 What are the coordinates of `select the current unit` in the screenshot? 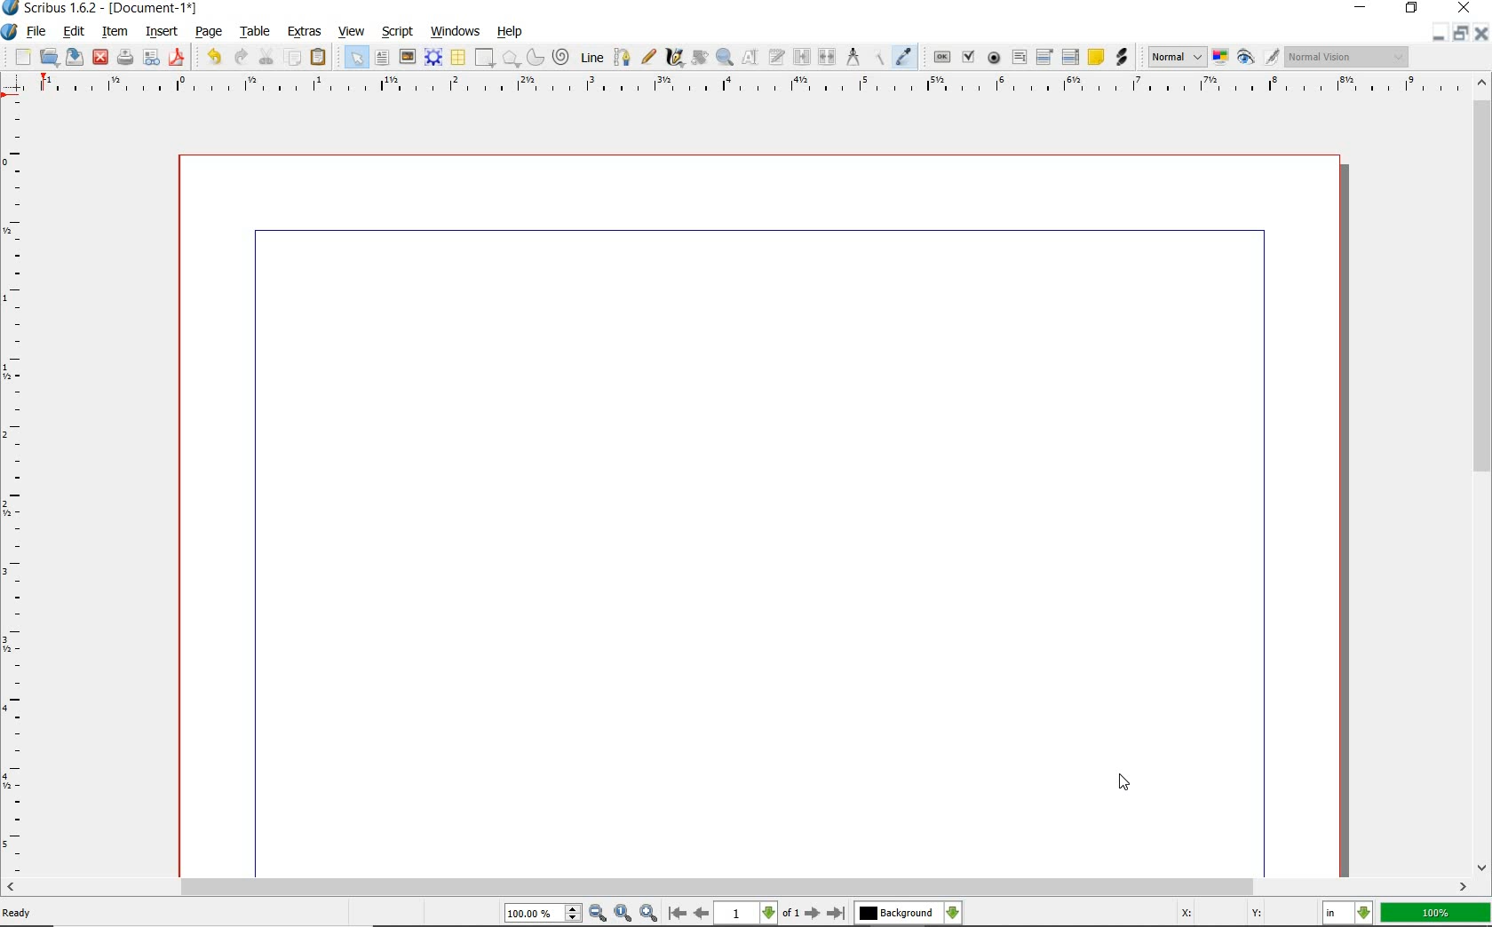 It's located at (1347, 915).